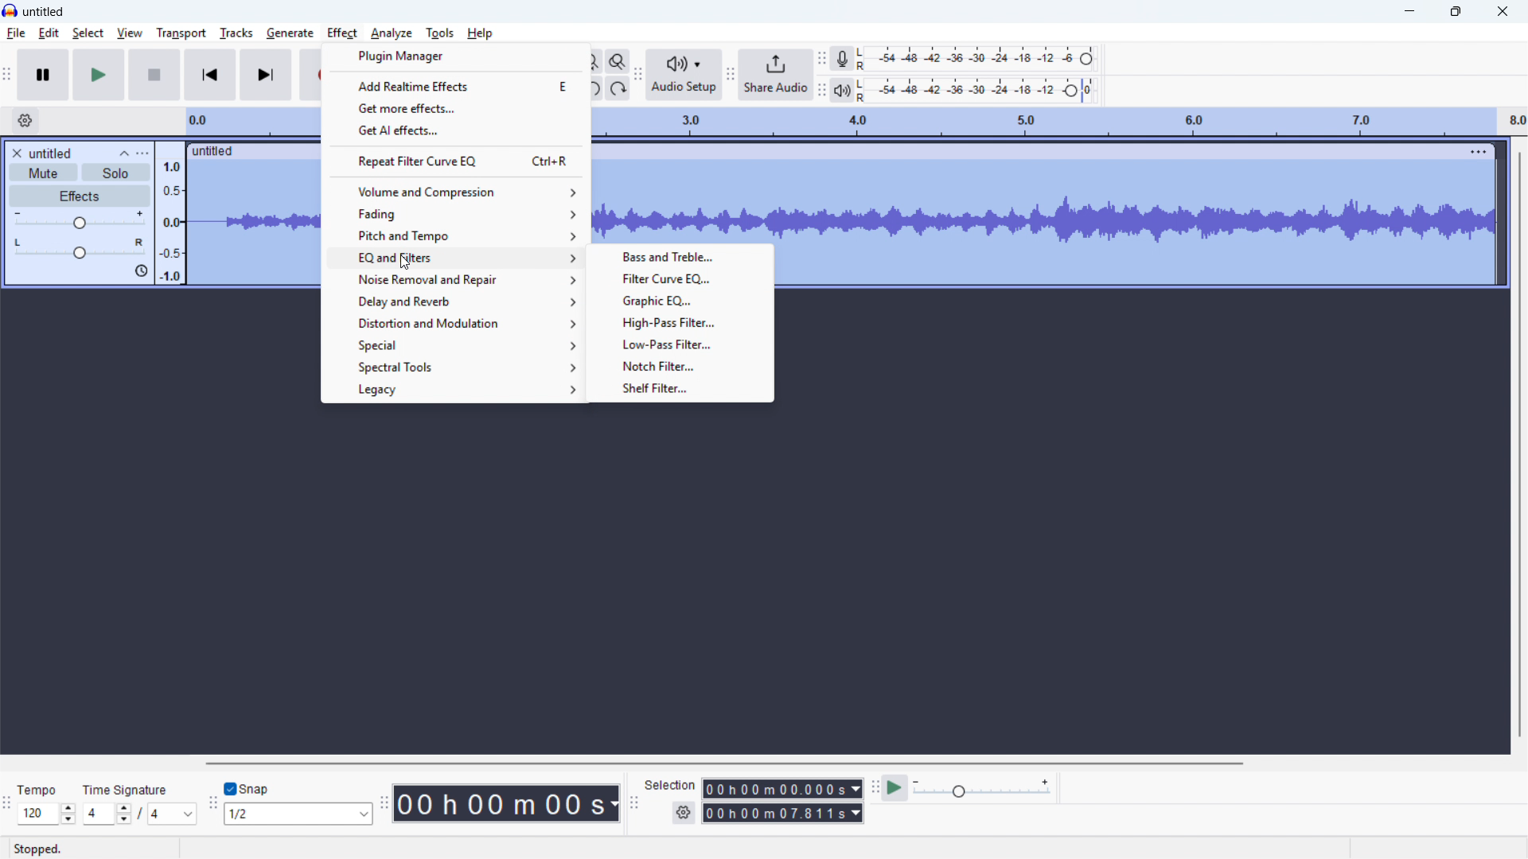 Image resolution: width=1528 pixels, height=859 pixels. I want to click on file, so click(17, 33).